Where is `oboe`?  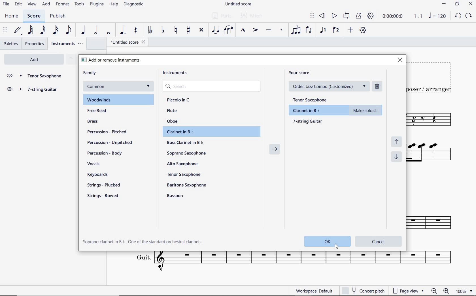
oboe is located at coordinates (173, 121).